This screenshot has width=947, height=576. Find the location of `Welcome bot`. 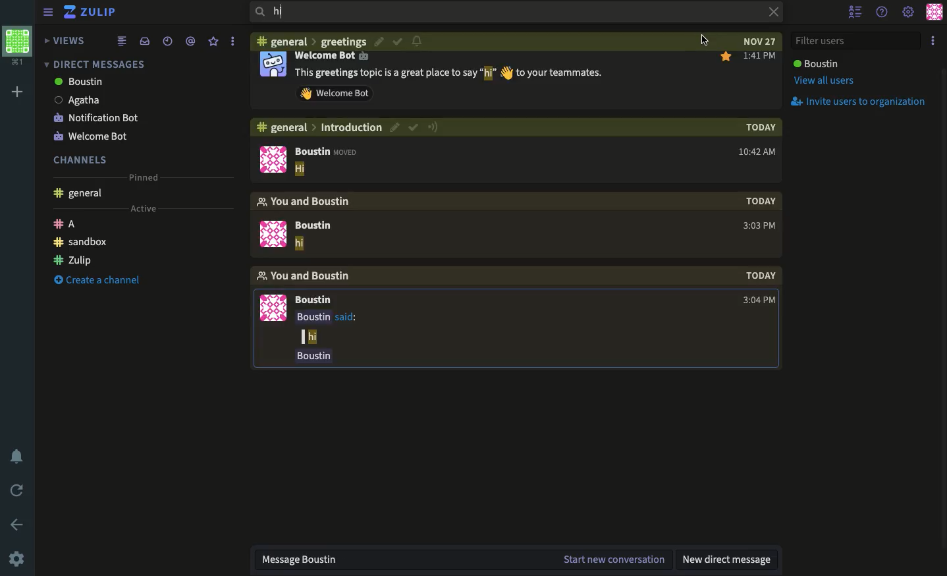

Welcome bot is located at coordinates (93, 138).